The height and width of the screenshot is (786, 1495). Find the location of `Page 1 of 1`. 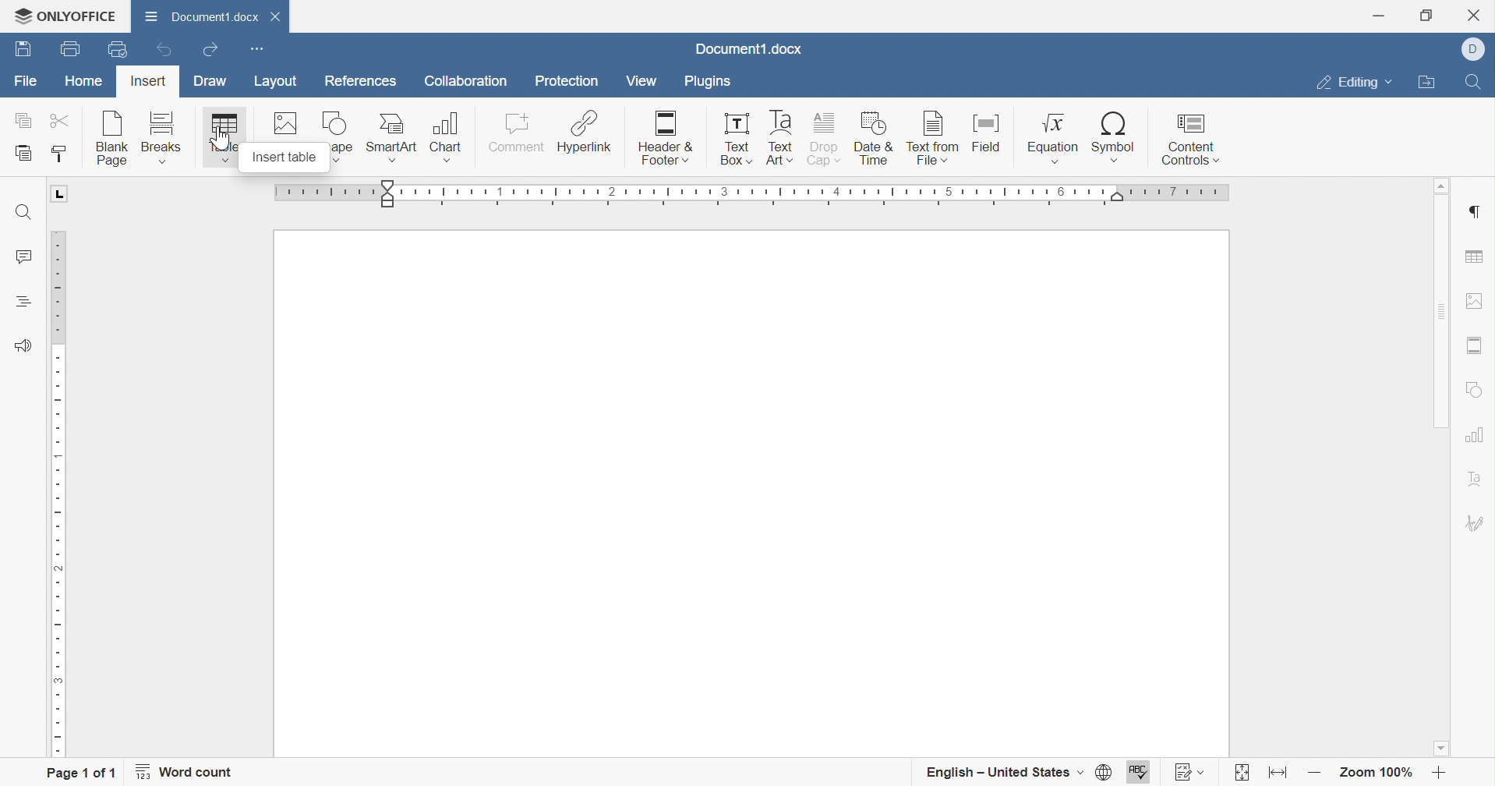

Page 1 of 1 is located at coordinates (82, 772).